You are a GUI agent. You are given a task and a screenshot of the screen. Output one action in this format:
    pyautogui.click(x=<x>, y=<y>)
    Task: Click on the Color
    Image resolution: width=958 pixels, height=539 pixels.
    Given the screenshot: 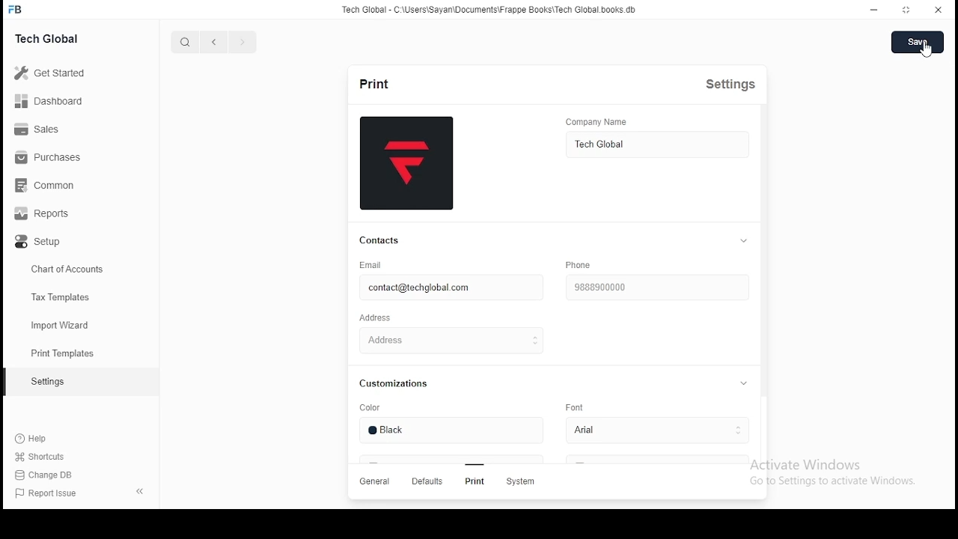 What is the action you would take?
    pyautogui.click(x=377, y=409)
    